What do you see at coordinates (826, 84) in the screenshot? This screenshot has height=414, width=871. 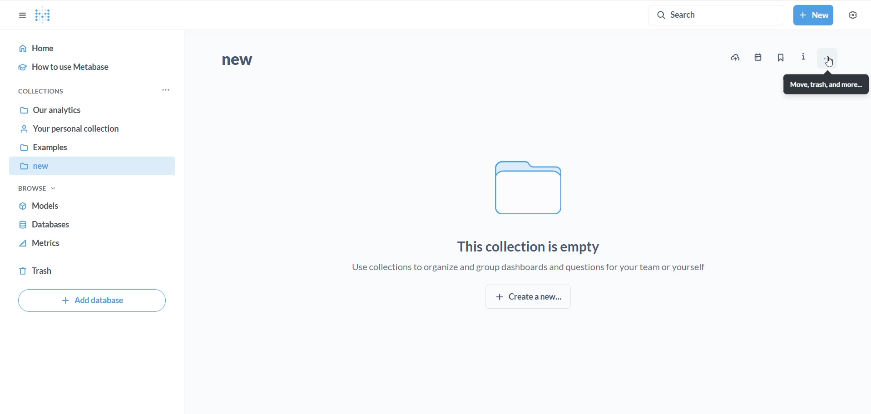 I see `Move, trash, and more...` at bounding box center [826, 84].